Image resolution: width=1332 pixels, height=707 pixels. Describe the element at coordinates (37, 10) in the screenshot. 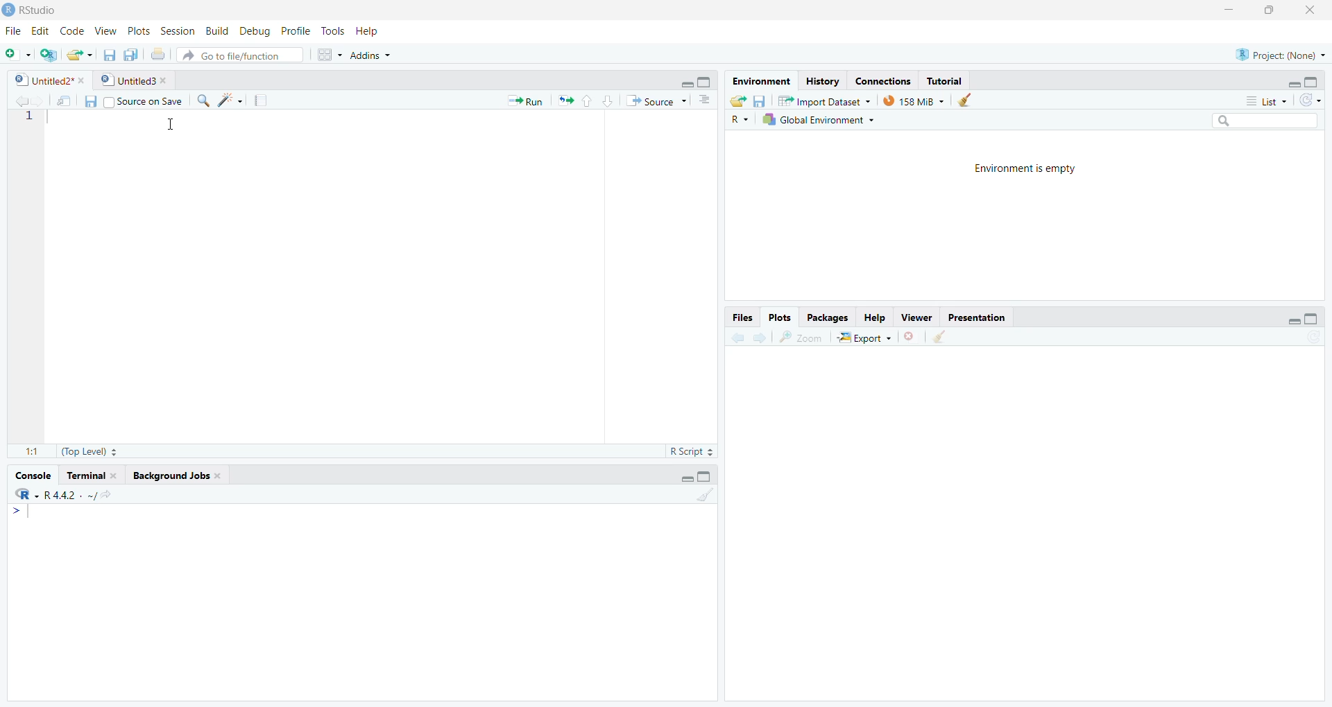

I see `RStudio` at that location.